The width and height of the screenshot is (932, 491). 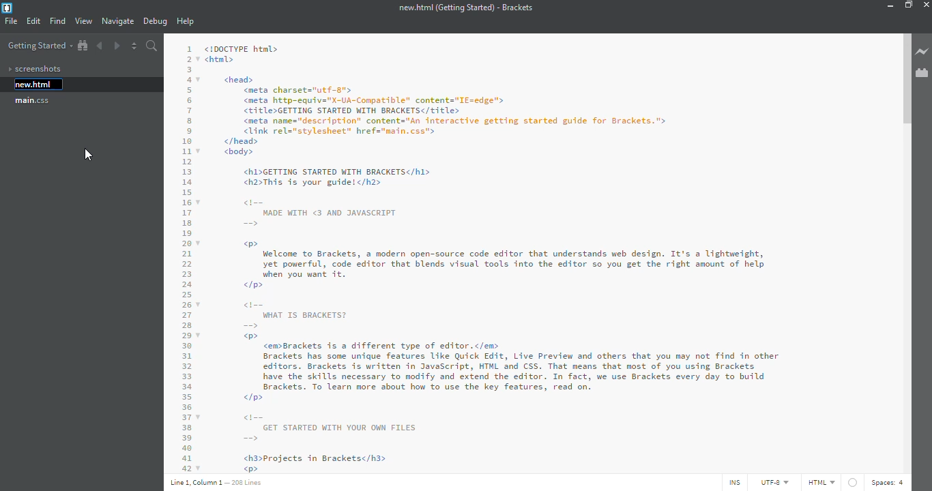 I want to click on navigate, so click(x=118, y=21).